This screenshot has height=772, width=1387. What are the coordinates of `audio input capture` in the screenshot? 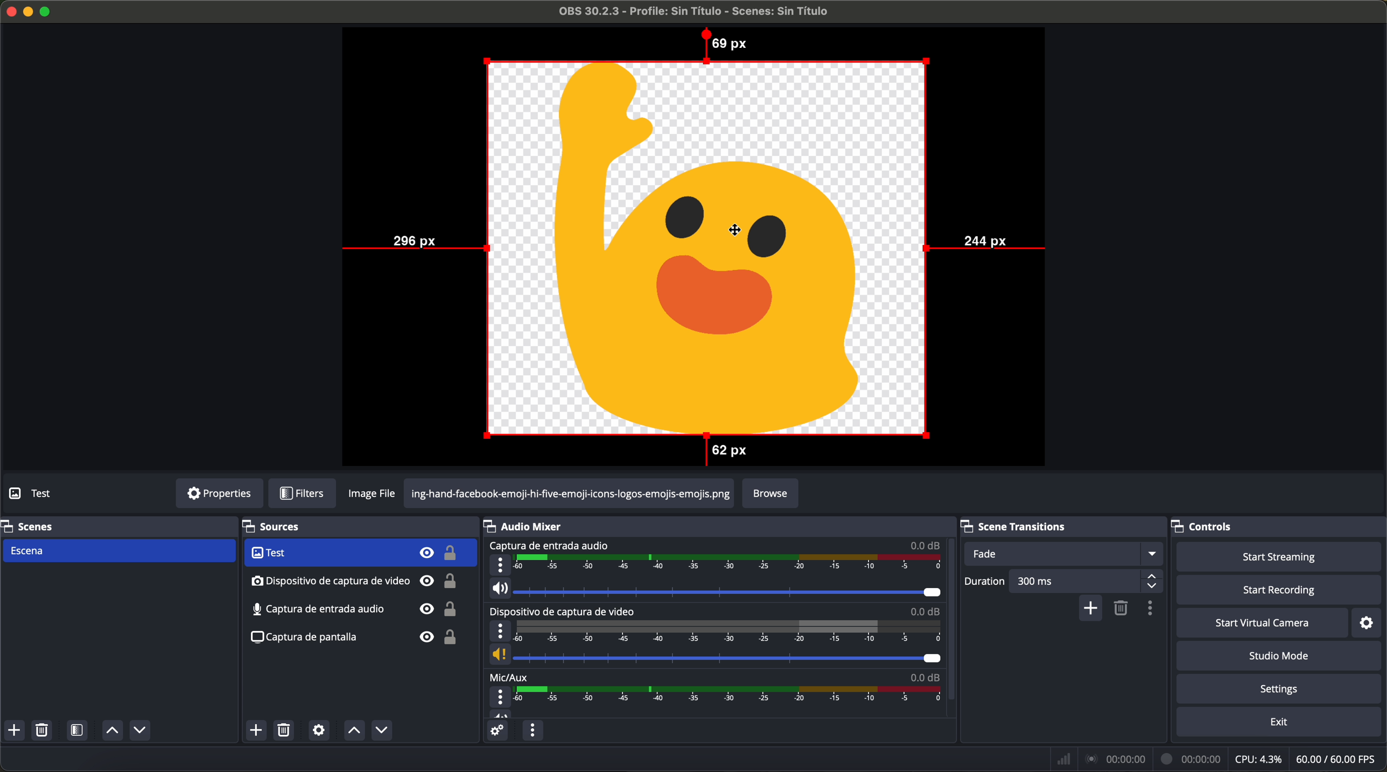 It's located at (355, 581).